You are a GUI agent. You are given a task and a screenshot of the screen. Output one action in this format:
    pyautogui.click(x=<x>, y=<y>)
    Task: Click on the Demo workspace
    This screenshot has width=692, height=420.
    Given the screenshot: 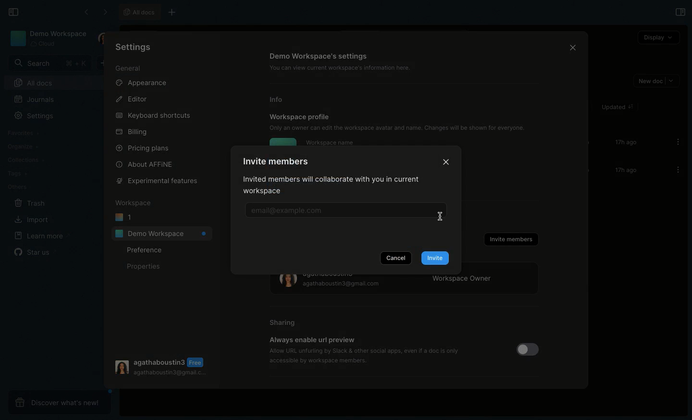 What is the action you would take?
    pyautogui.click(x=48, y=38)
    